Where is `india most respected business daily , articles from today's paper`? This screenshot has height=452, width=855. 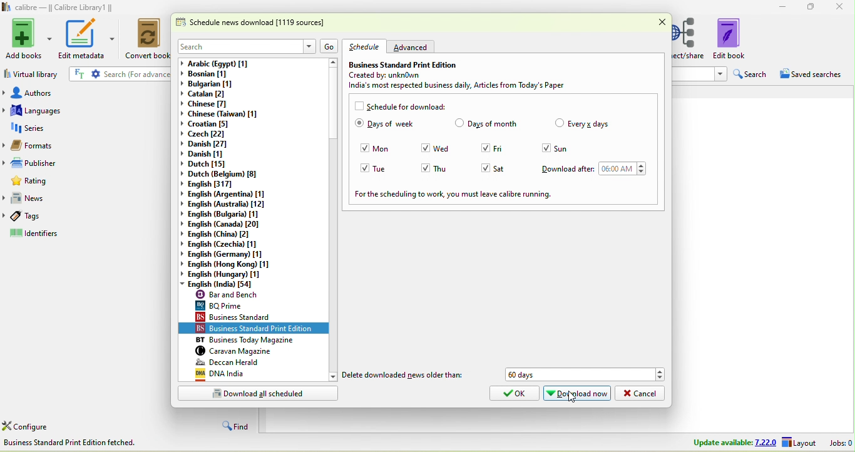
india most respected business daily , articles from today's paper is located at coordinates (466, 86).